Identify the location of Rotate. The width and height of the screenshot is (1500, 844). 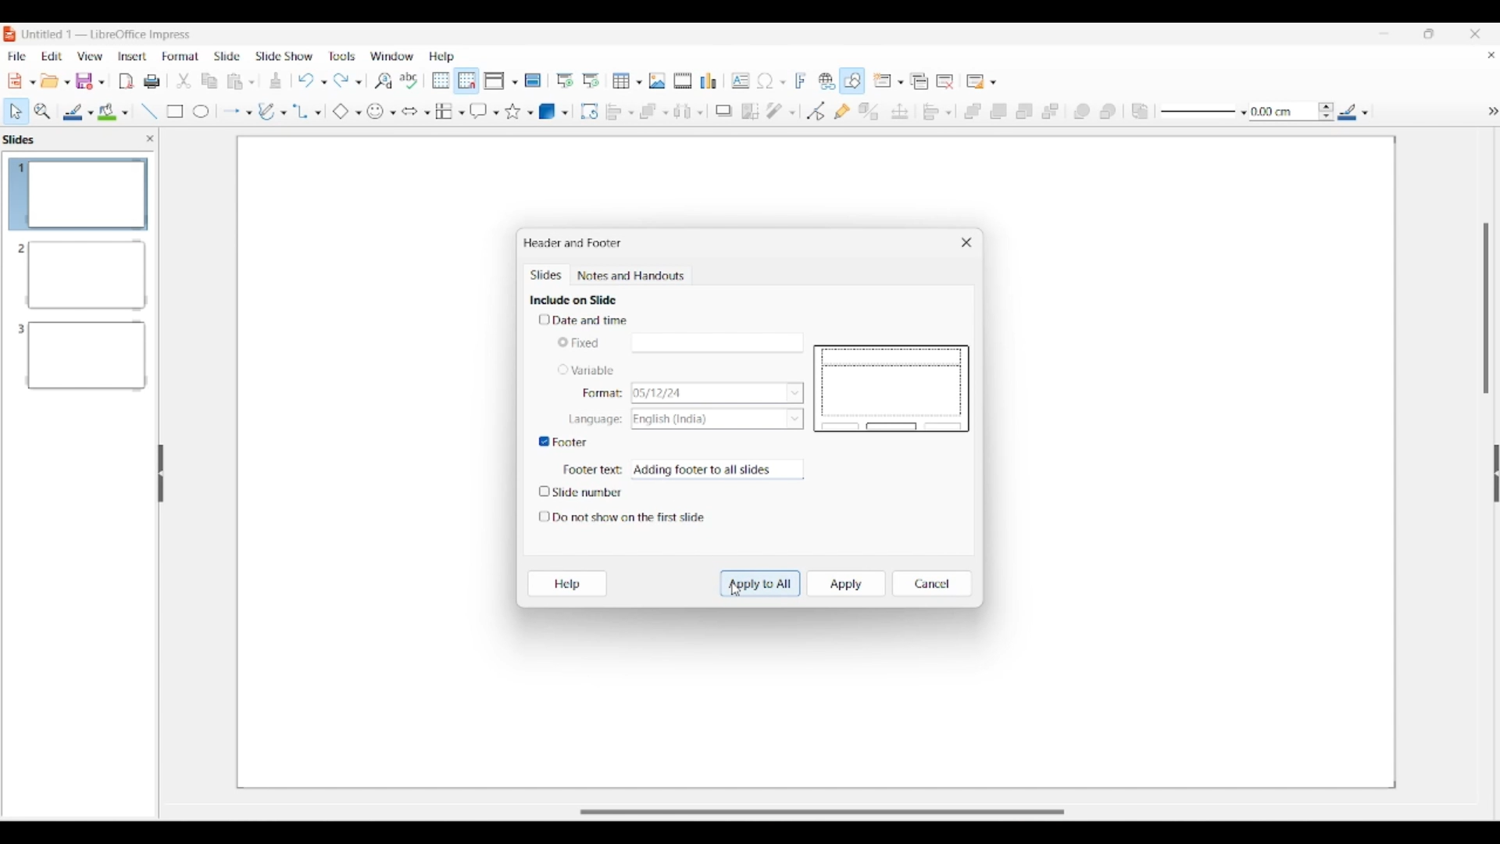
(590, 112).